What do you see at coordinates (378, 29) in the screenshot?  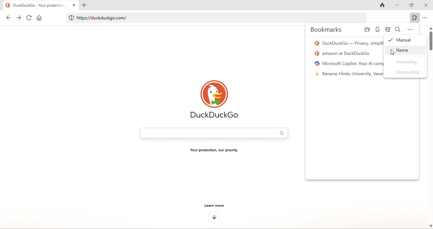 I see `add bookmark` at bounding box center [378, 29].